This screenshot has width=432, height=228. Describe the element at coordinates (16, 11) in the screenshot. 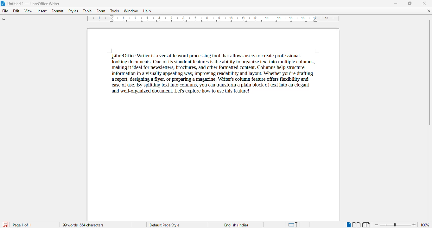

I see `edit` at that location.